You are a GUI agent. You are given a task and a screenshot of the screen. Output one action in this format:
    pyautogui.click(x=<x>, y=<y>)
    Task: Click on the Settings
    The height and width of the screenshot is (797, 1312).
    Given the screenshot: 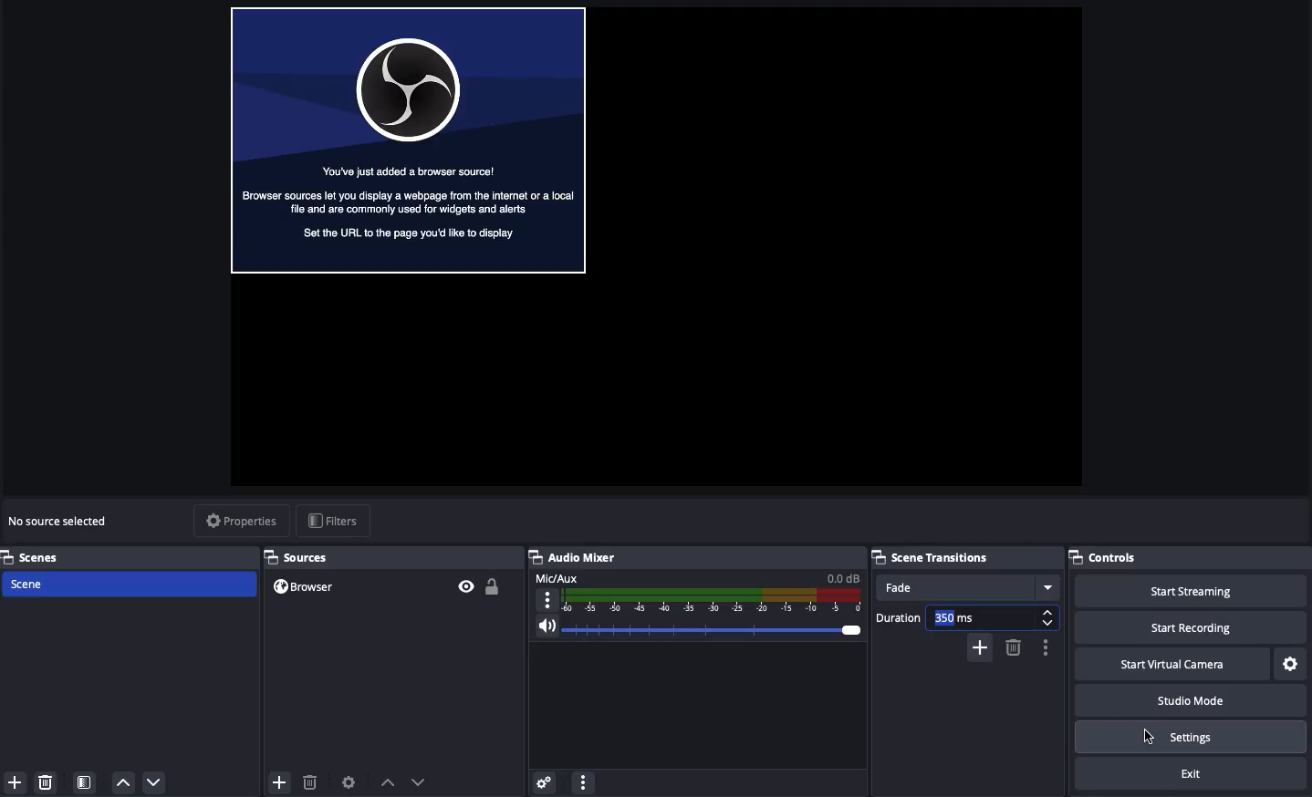 What is the action you would take?
    pyautogui.click(x=1291, y=665)
    